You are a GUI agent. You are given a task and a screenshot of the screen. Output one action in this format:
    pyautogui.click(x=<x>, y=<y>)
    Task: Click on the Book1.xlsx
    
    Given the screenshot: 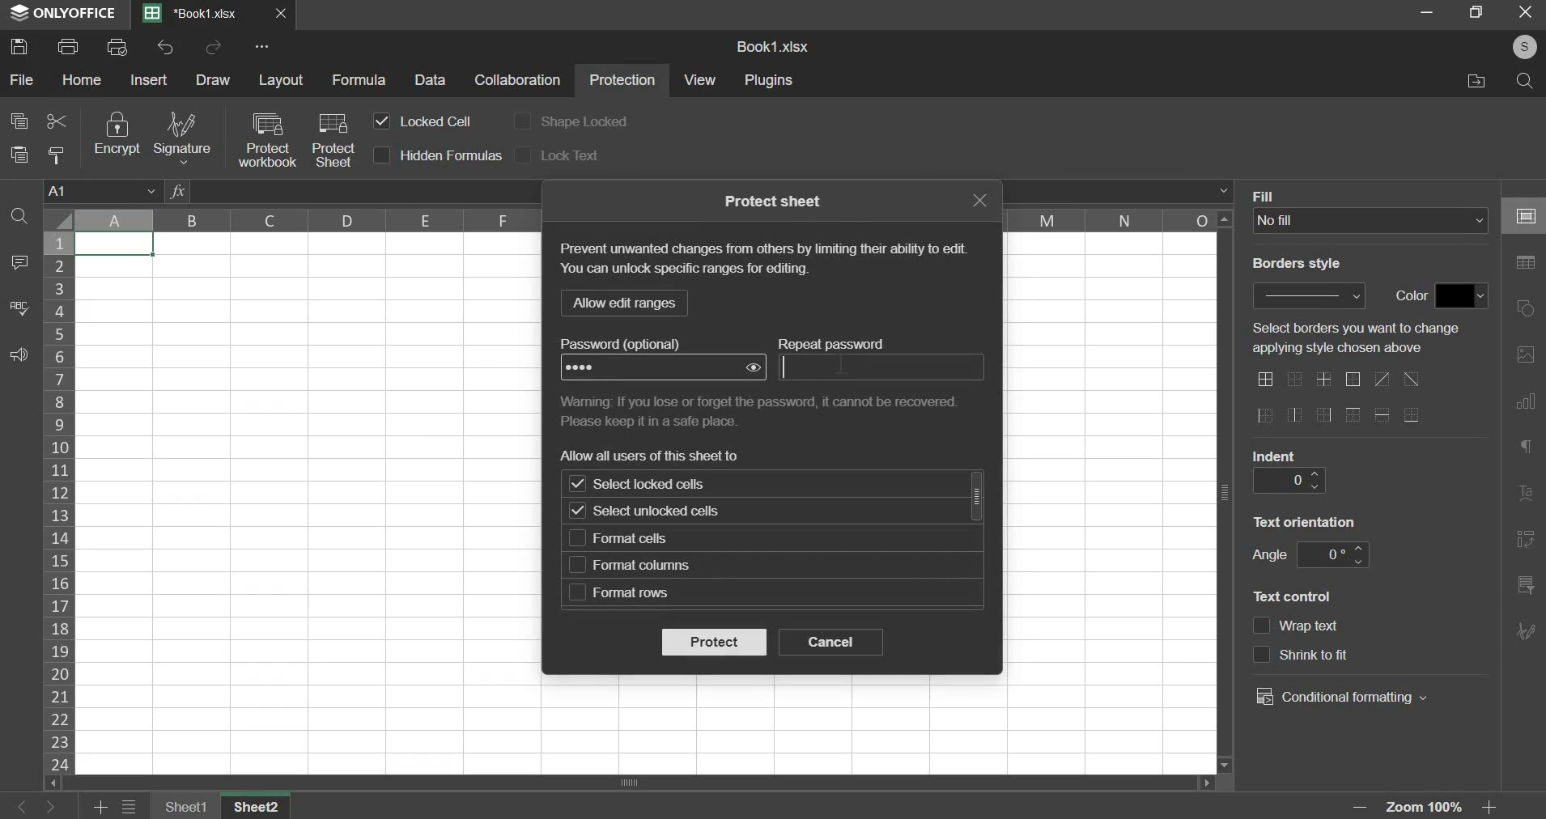 What is the action you would take?
    pyautogui.click(x=196, y=15)
    